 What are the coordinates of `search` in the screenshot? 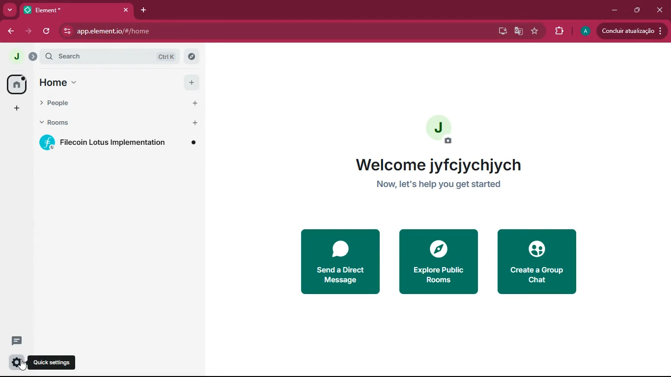 It's located at (118, 56).